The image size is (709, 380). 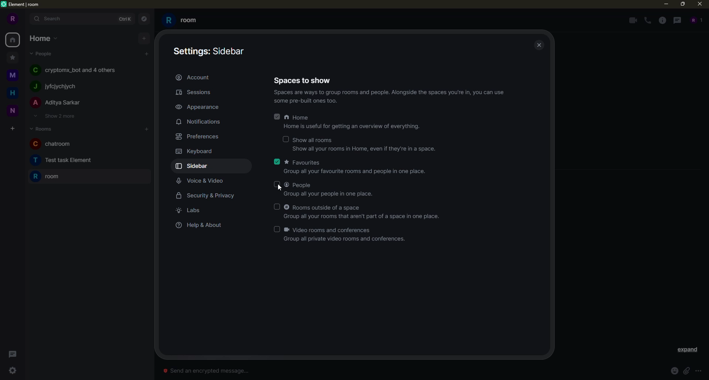 What do you see at coordinates (679, 20) in the screenshot?
I see `threads` at bounding box center [679, 20].